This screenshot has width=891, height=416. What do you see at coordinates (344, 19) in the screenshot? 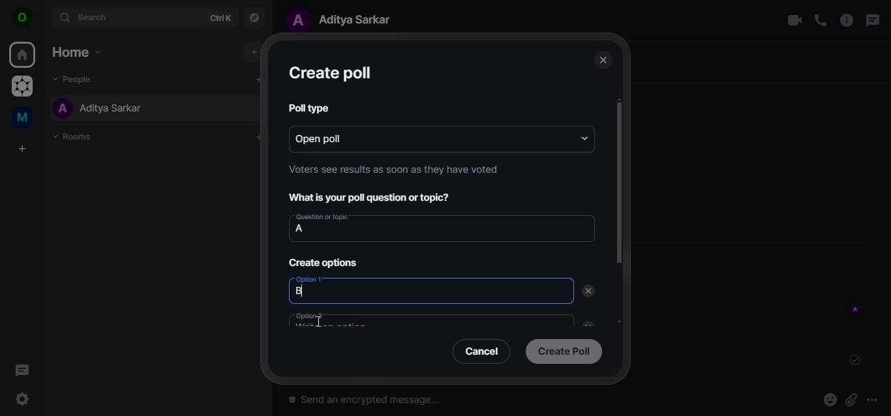
I see `aditya sarkar` at bounding box center [344, 19].